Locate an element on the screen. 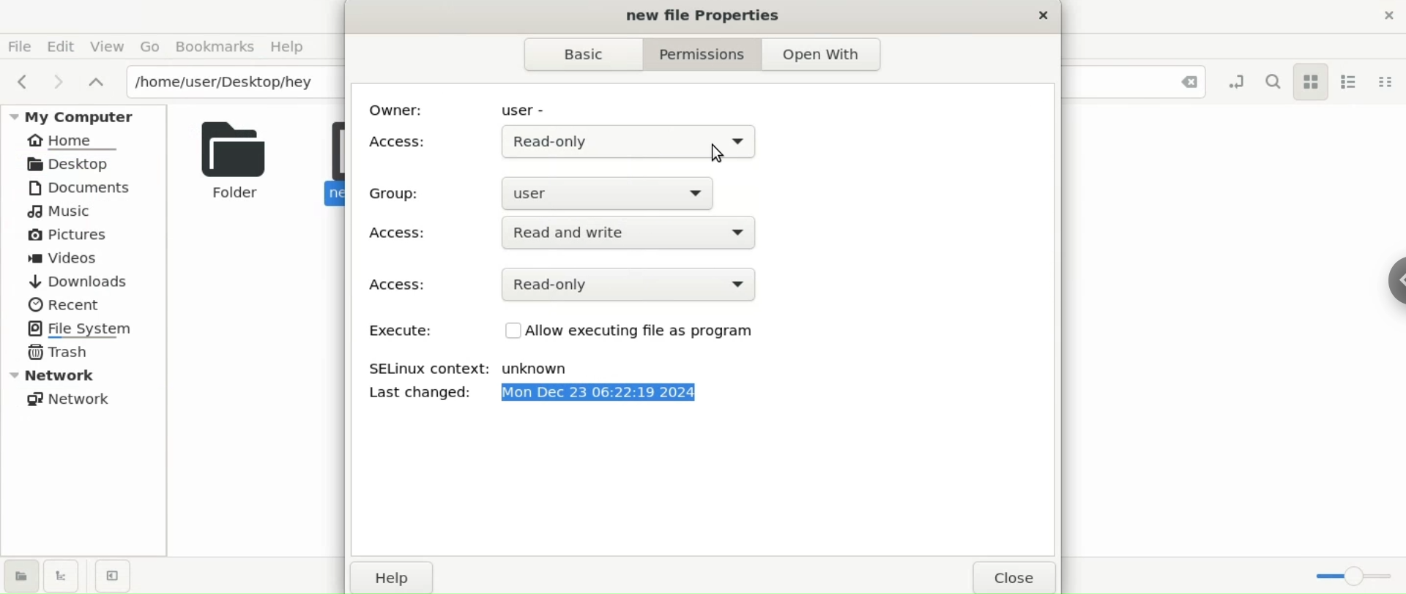  Downloads is located at coordinates (78, 282).